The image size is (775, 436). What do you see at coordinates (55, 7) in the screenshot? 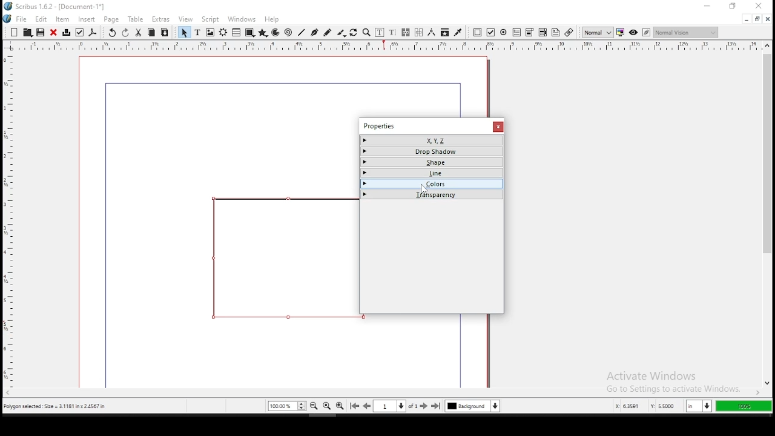
I see `icon and file name` at bounding box center [55, 7].